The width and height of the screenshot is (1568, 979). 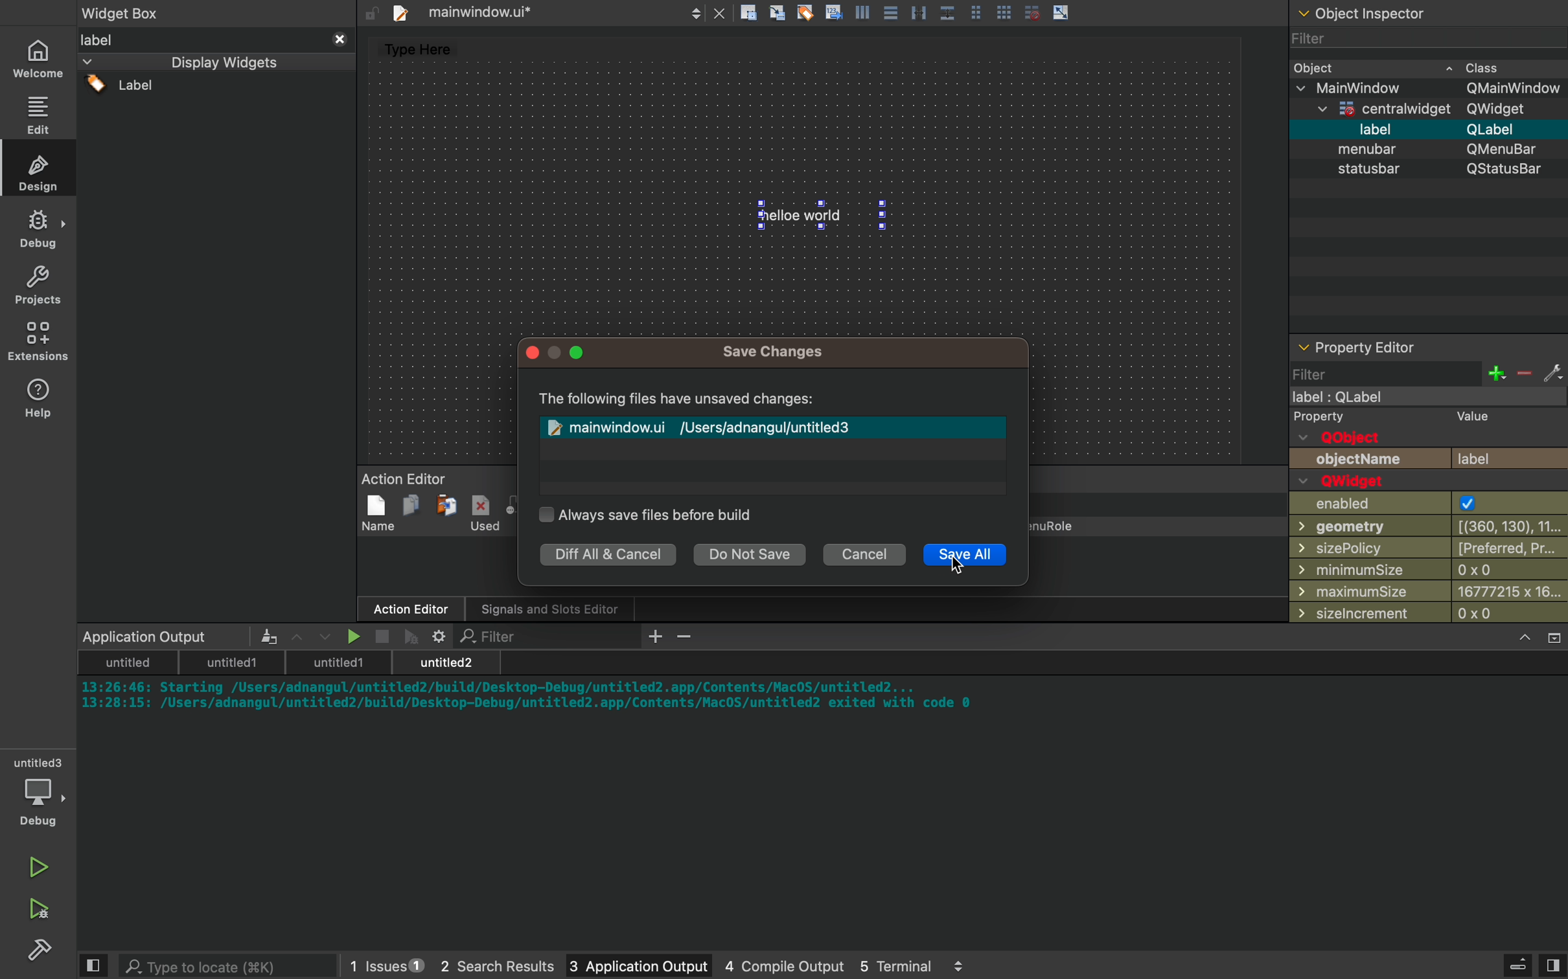 What do you see at coordinates (39, 229) in the screenshot?
I see `` at bounding box center [39, 229].